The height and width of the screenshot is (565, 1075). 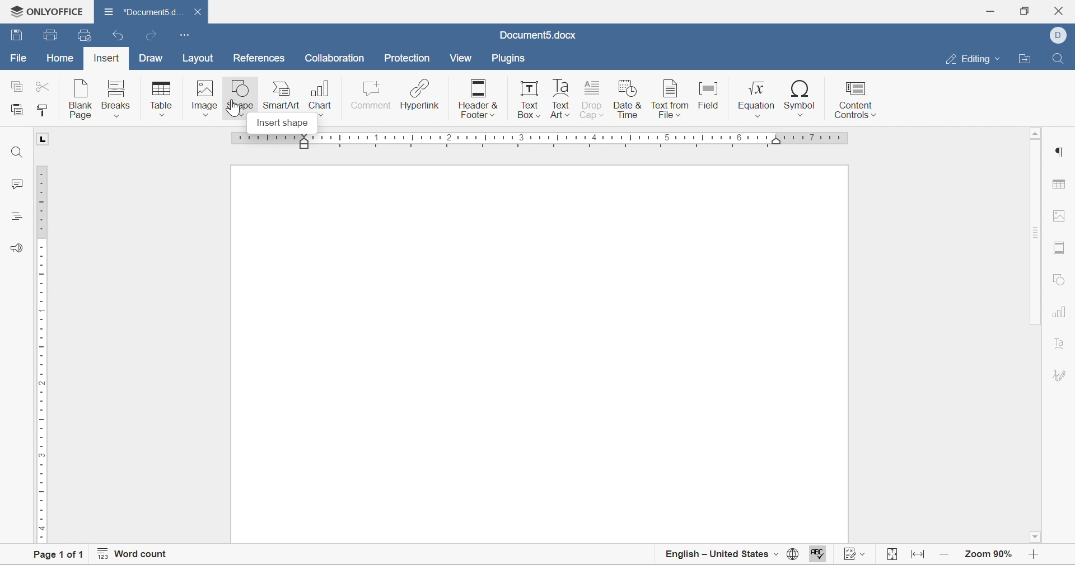 What do you see at coordinates (198, 59) in the screenshot?
I see `layout` at bounding box center [198, 59].